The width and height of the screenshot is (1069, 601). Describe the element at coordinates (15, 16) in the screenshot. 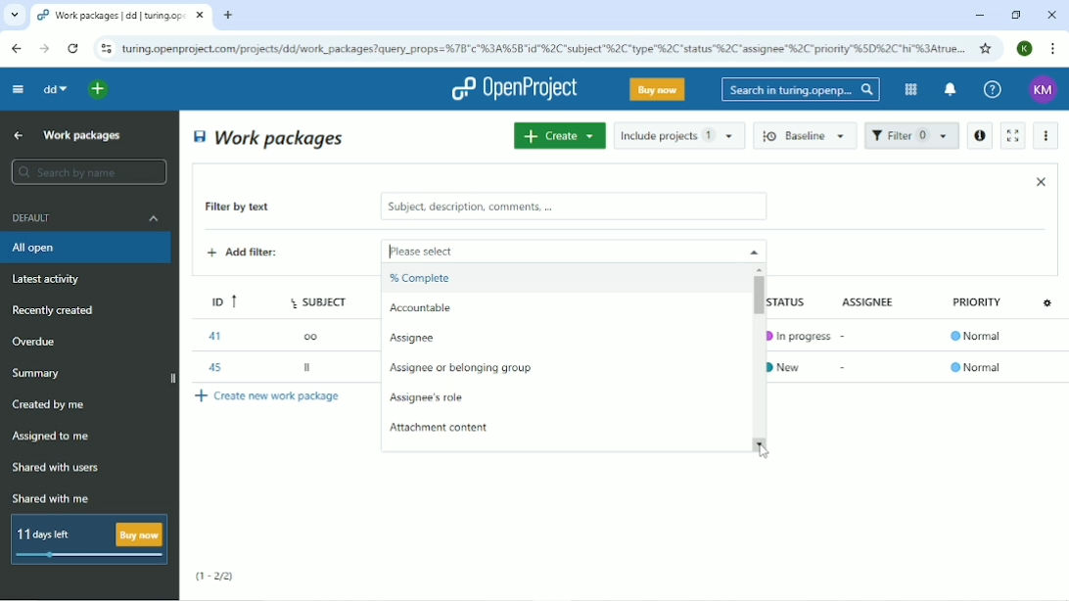

I see `Search tabs` at that location.